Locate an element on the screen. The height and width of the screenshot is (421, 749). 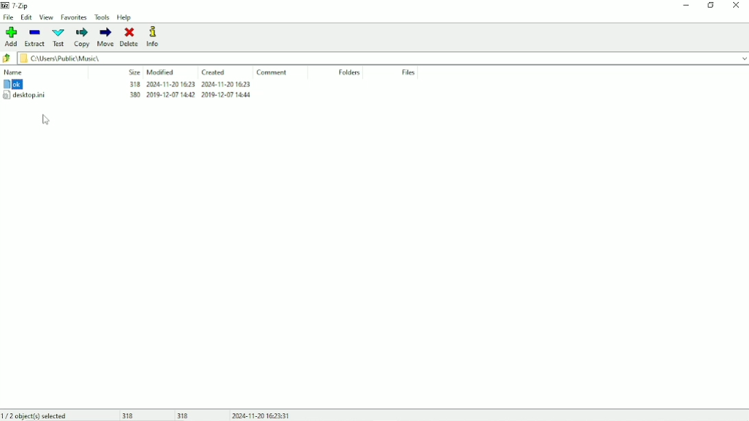
Back is located at coordinates (8, 58).